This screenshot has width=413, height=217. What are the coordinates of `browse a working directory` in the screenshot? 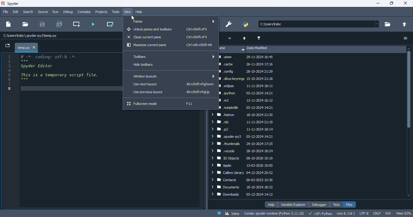 It's located at (387, 24).